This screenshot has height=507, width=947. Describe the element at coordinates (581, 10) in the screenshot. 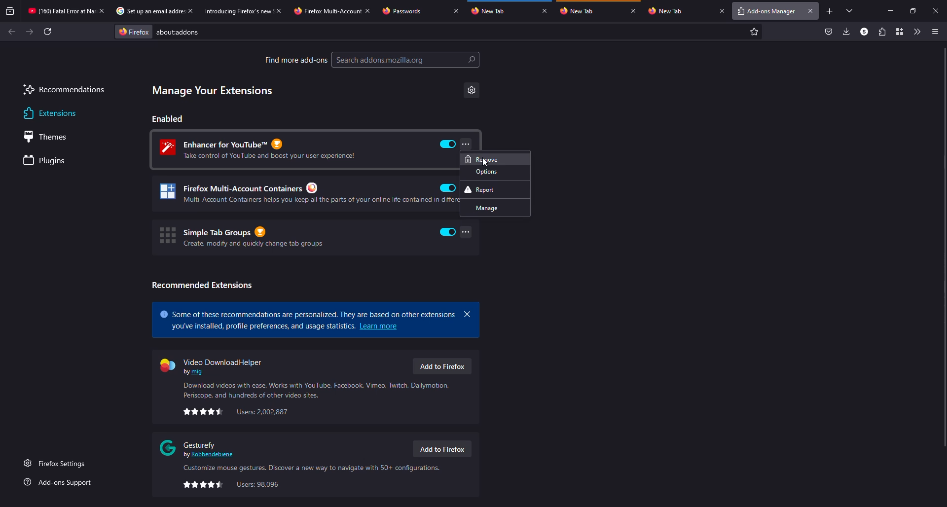

I see `tab` at that location.